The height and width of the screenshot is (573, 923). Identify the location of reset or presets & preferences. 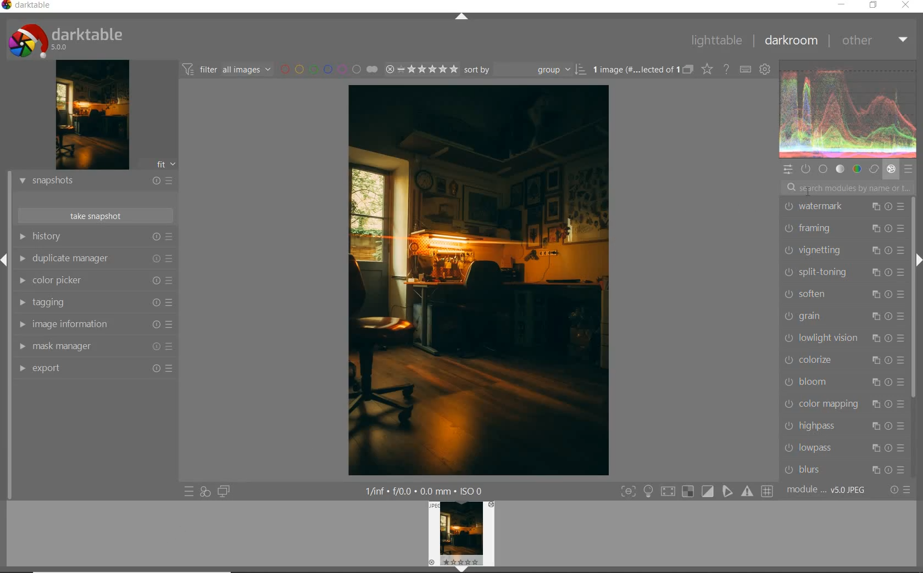
(900, 488).